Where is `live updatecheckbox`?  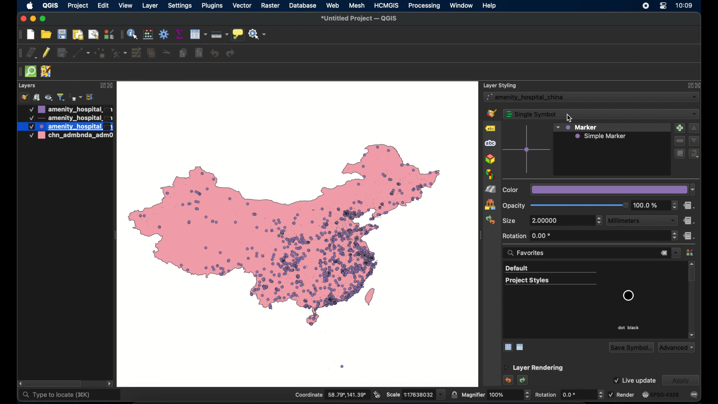
live updatecheckbox is located at coordinates (634, 380).